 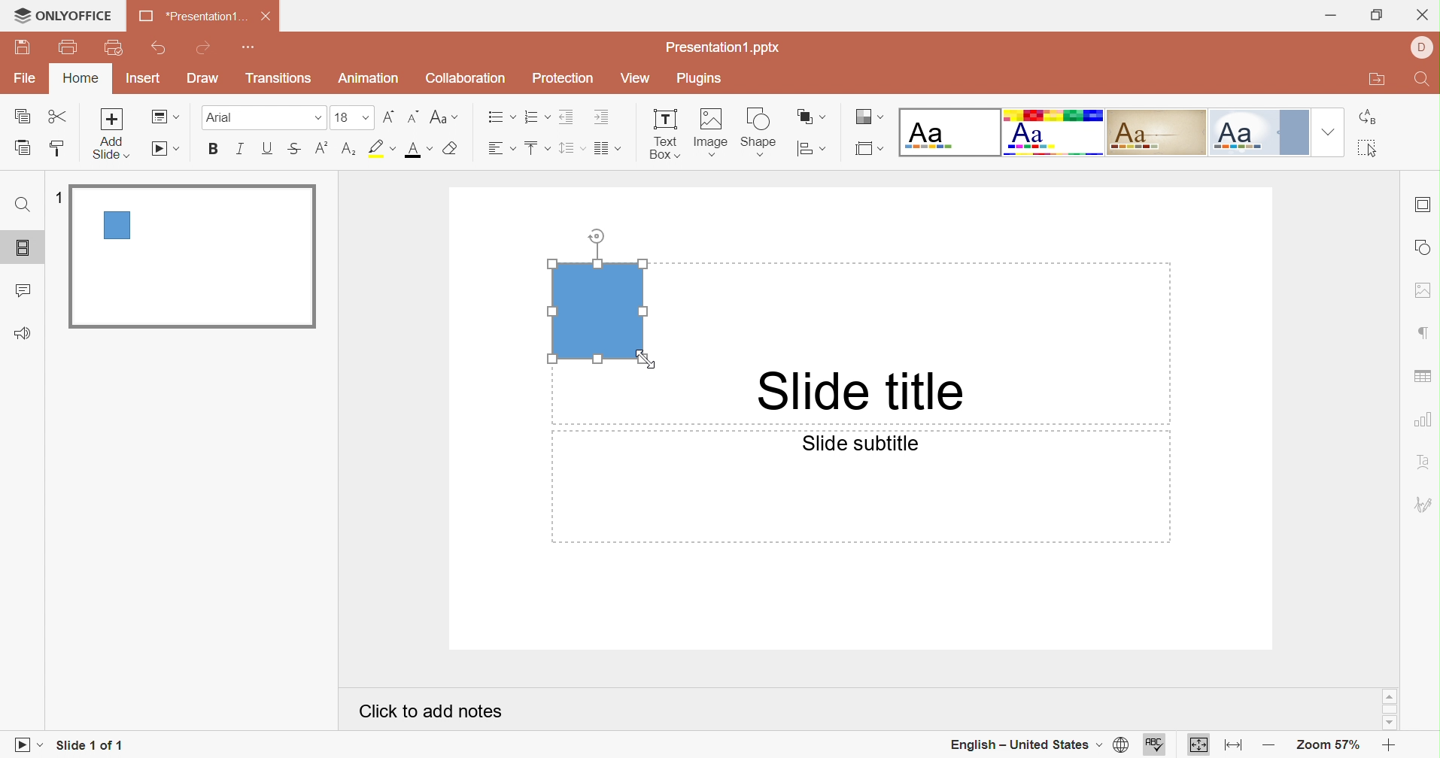 I want to click on Font, so click(x=263, y=117).